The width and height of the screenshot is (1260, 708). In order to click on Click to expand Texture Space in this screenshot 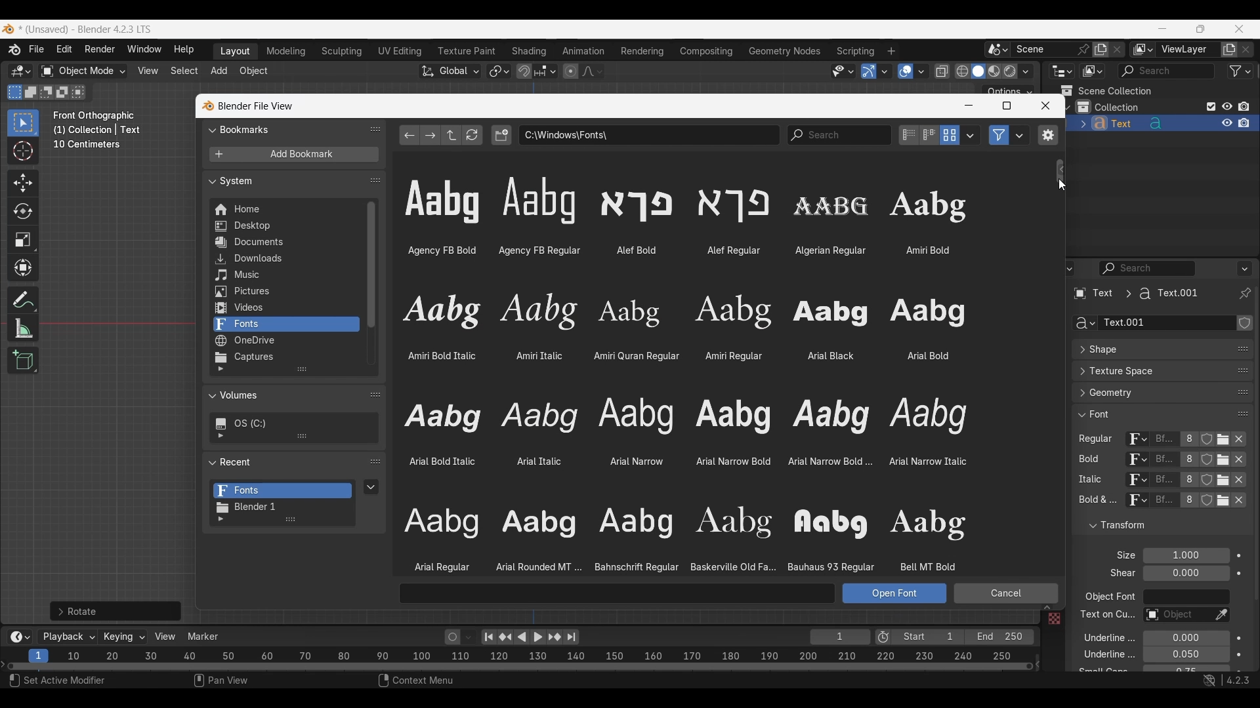, I will do `click(1149, 371)`.